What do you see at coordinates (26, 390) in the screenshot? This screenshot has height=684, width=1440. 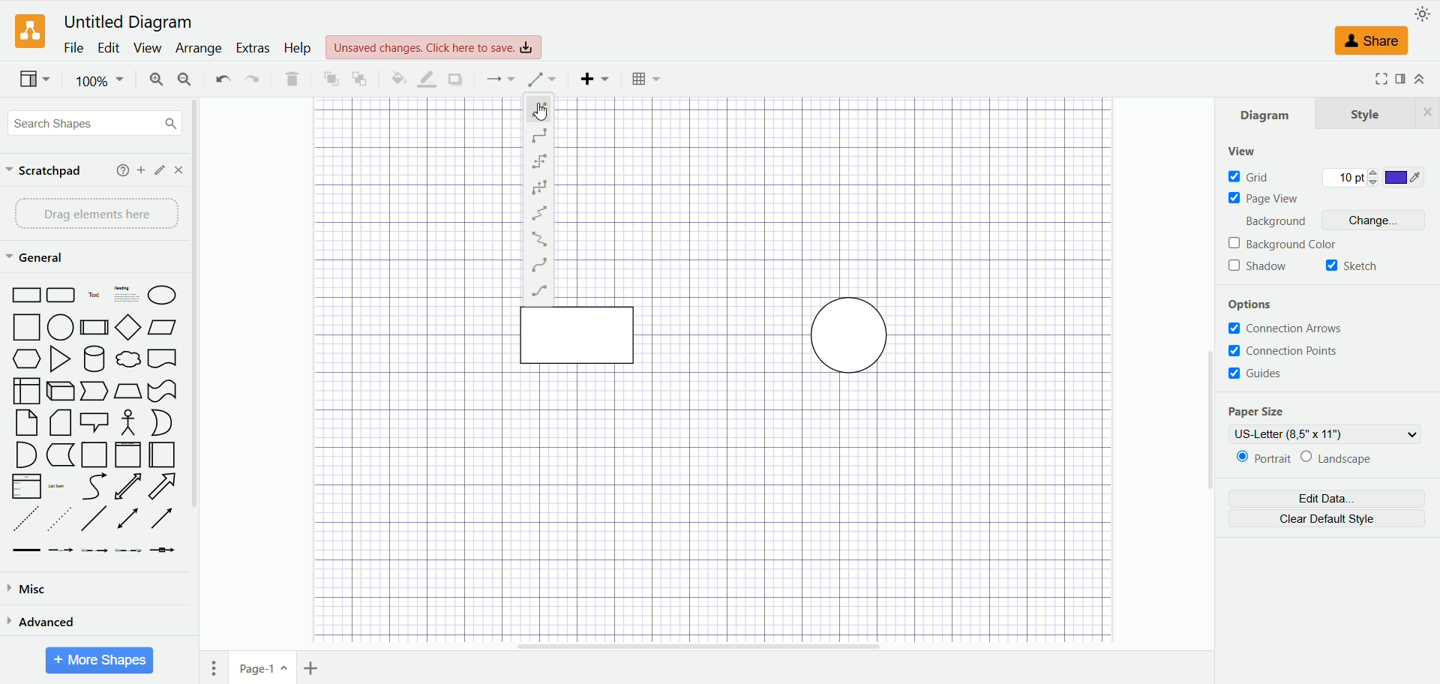 I see `Box` at bounding box center [26, 390].